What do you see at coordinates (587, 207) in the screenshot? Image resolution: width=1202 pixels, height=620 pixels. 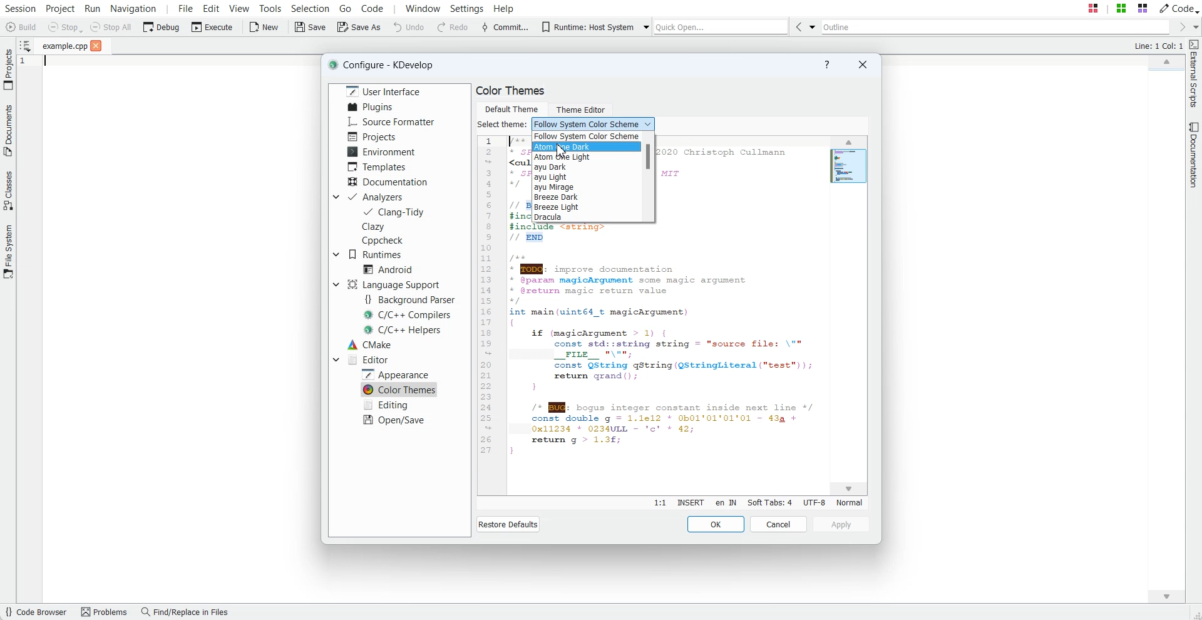 I see `Breeze Light` at bounding box center [587, 207].